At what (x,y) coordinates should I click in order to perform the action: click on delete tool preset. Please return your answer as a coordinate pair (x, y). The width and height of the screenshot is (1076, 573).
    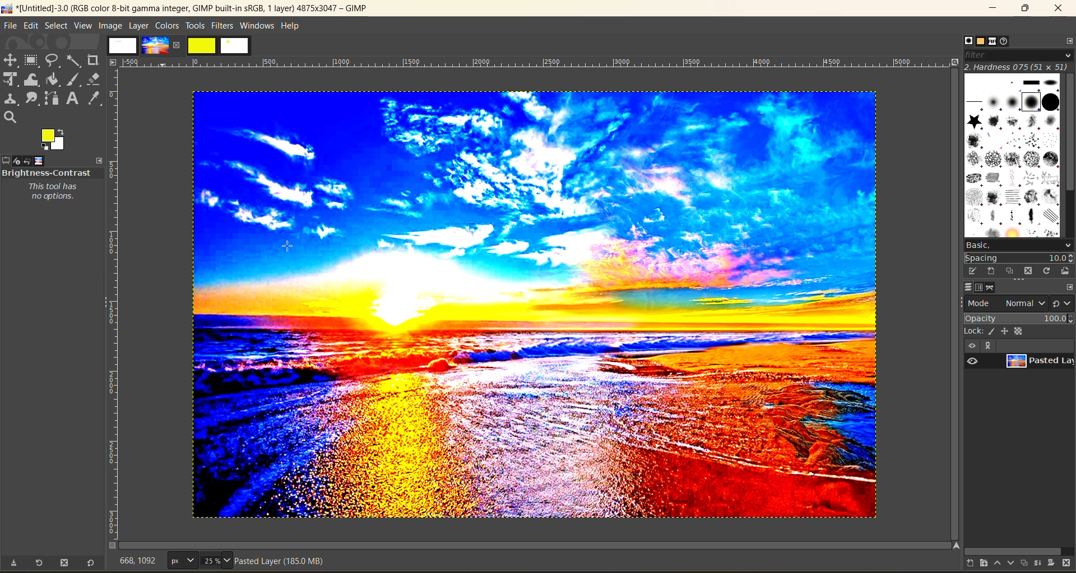
    Looking at the image, I should click on (66, 563).